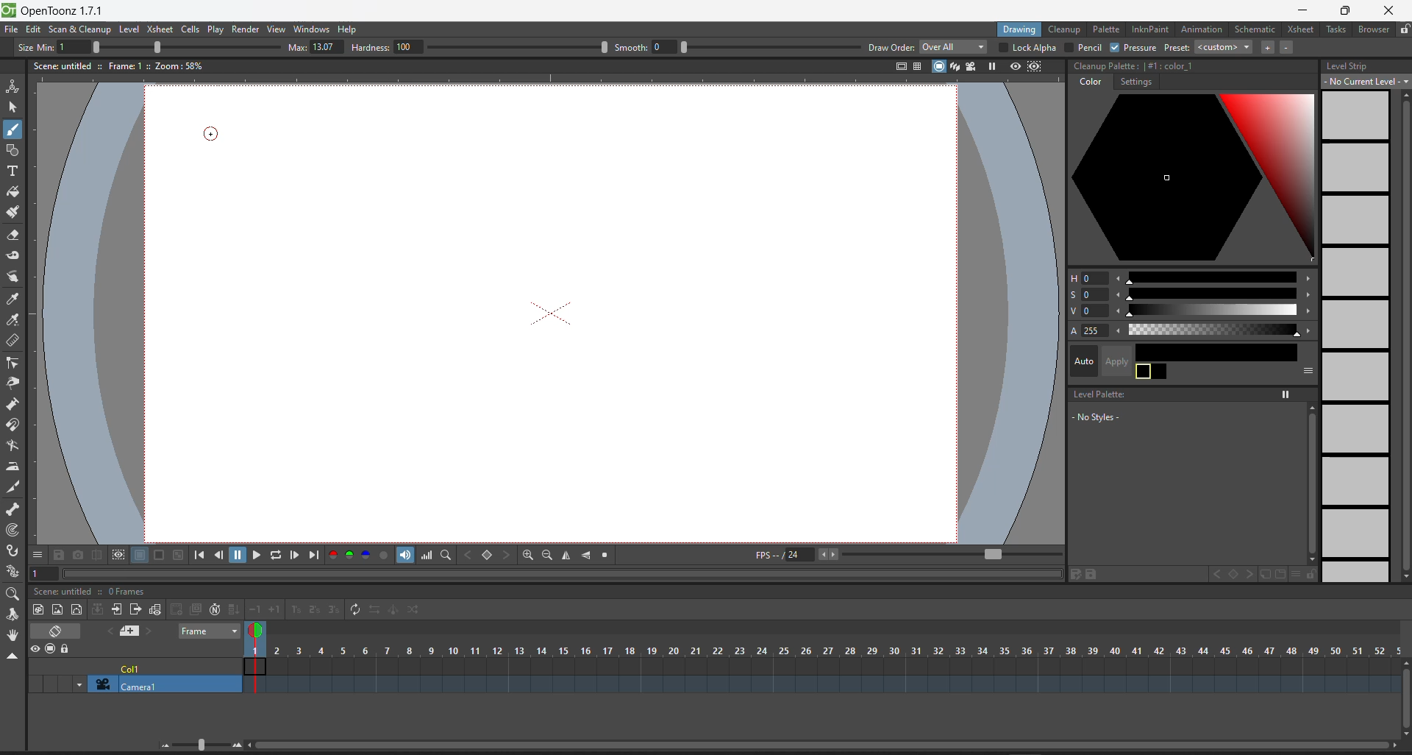 This screenshot has height=755, width=1412. I want to click on field guide, so click(916, 65).